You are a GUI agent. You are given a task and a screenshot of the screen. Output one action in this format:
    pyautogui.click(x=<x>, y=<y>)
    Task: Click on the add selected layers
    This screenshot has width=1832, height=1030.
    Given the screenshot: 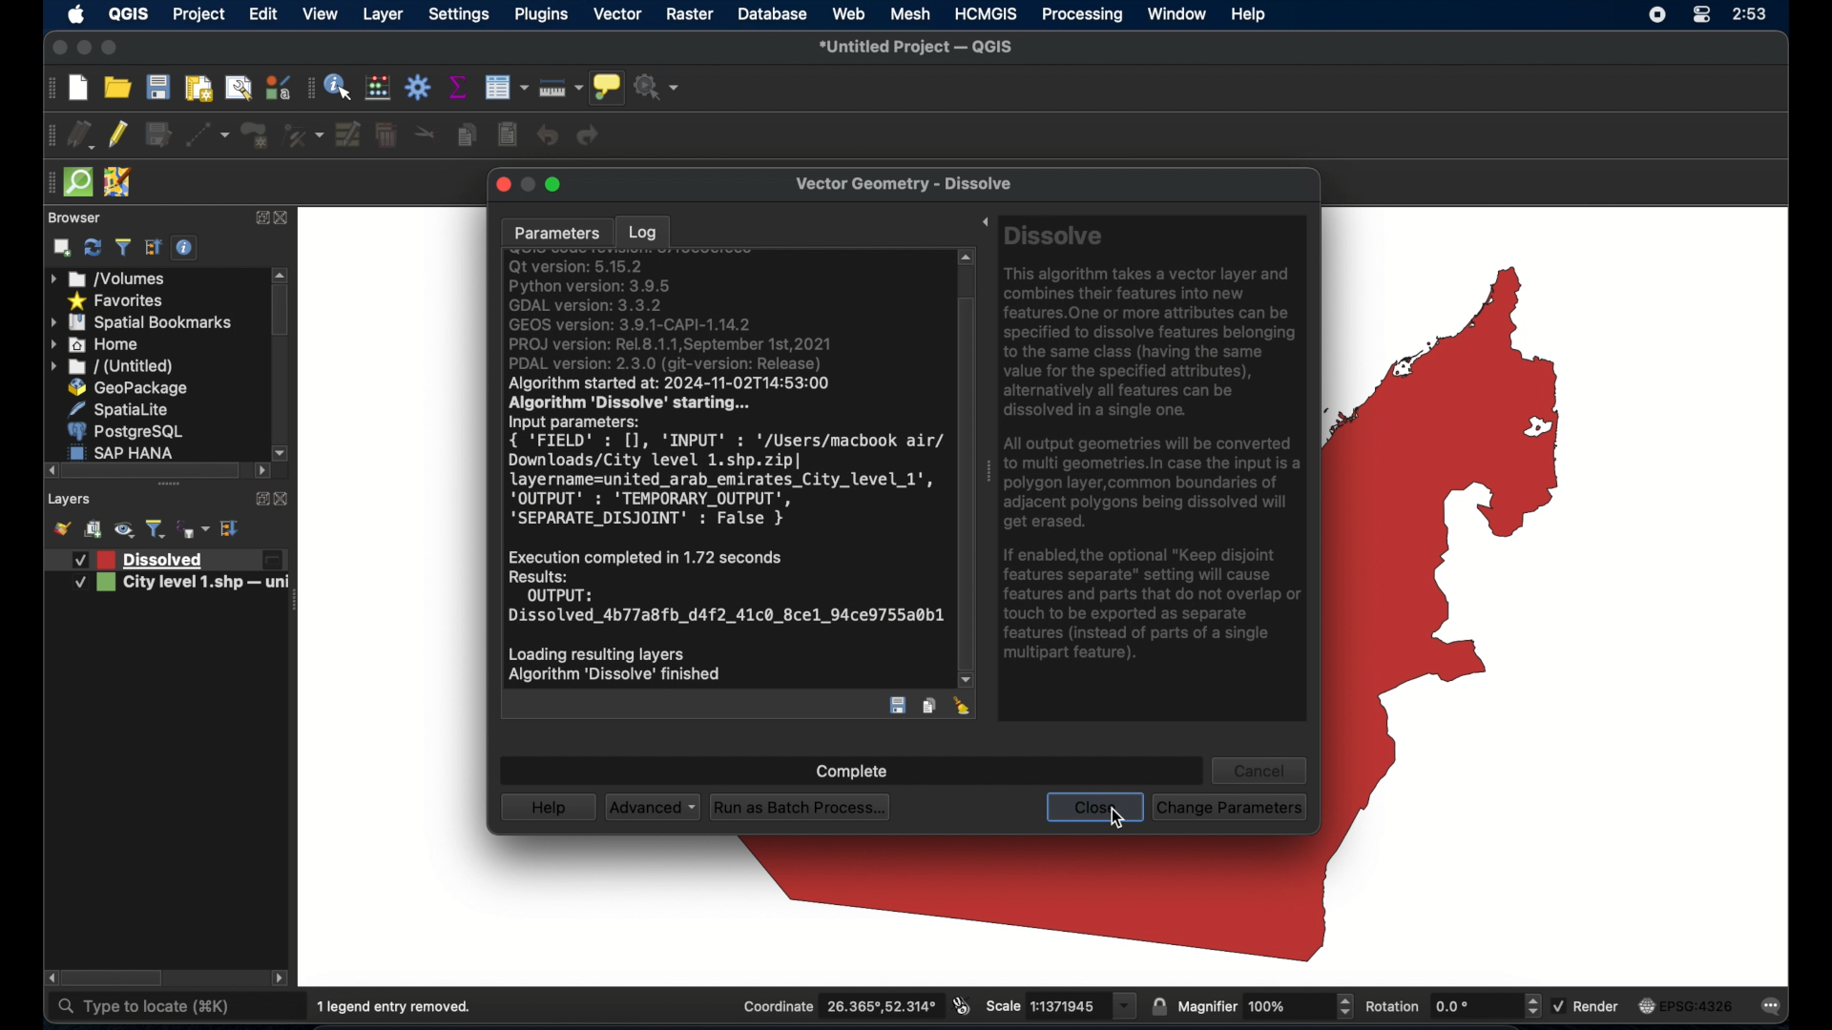 What is the action you would take?
    pyautogui.click(x=62, y=248)
    